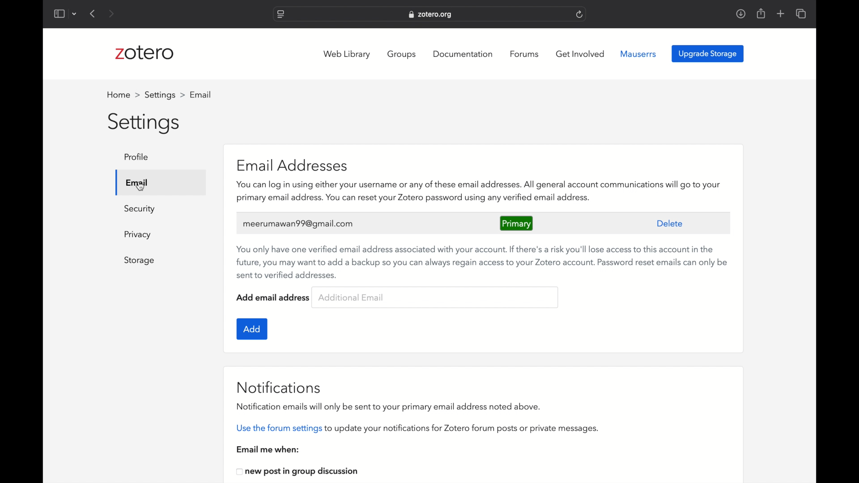 The height and width of the screenshot is (483, 859). Describe the element at coordinates (268, 449) in the screenshot. I see `email me when:` at that location.